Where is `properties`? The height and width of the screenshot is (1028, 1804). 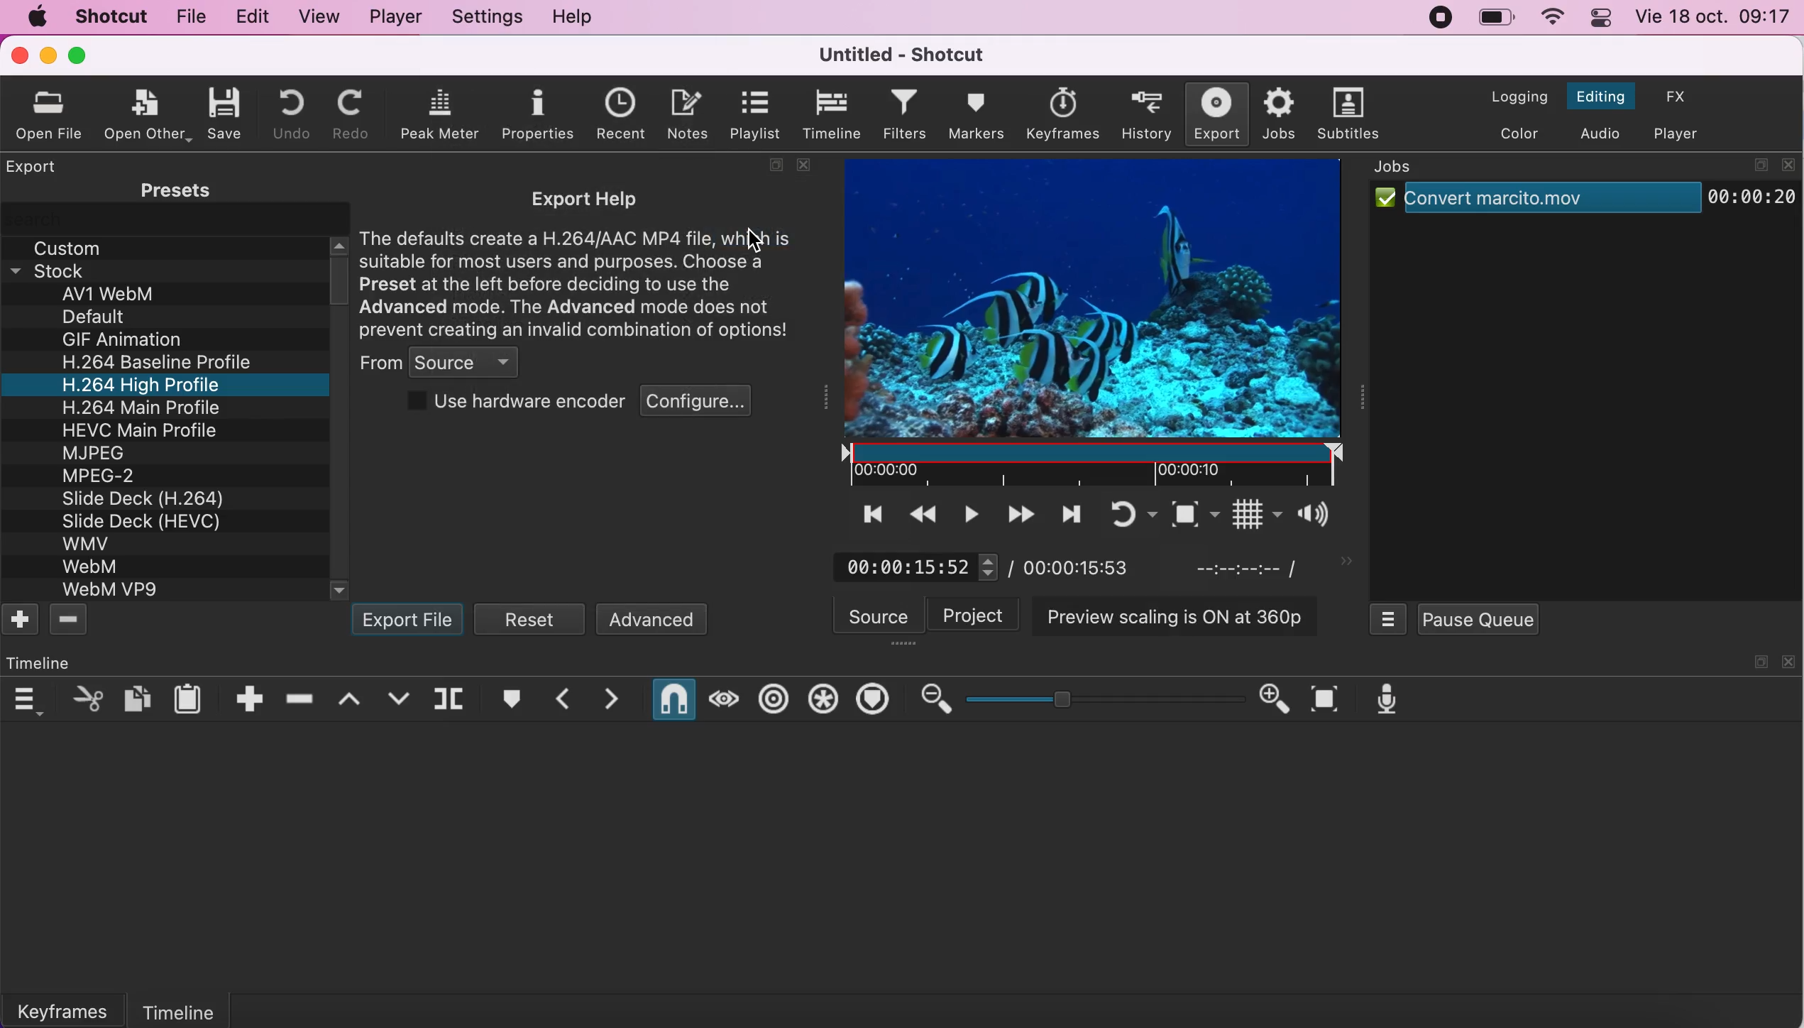
properties is located at coordinates (532, 114).